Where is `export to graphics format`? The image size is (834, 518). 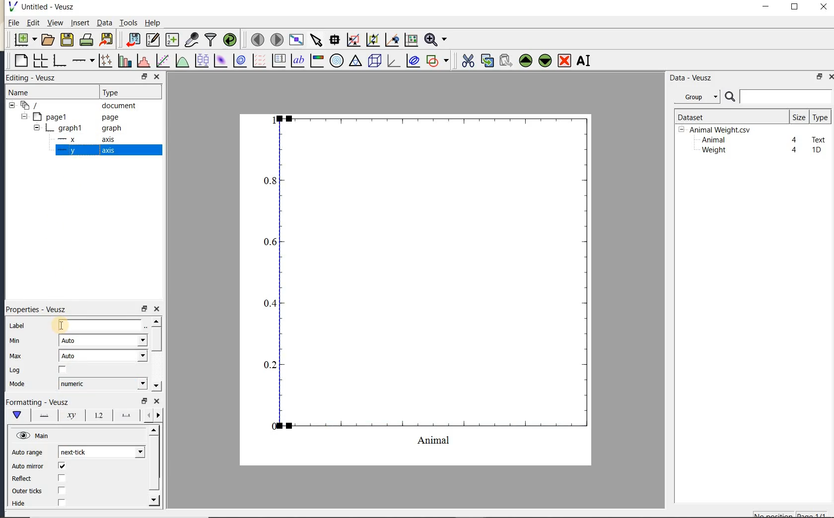 export to graphics format is located at coordinates (107, 39).